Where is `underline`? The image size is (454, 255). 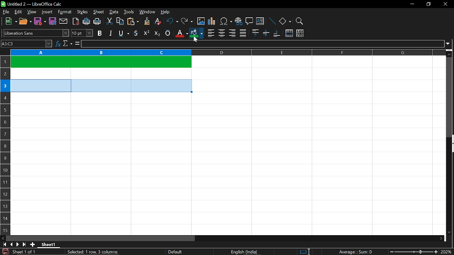
underline is located at coordinates (123, 33).